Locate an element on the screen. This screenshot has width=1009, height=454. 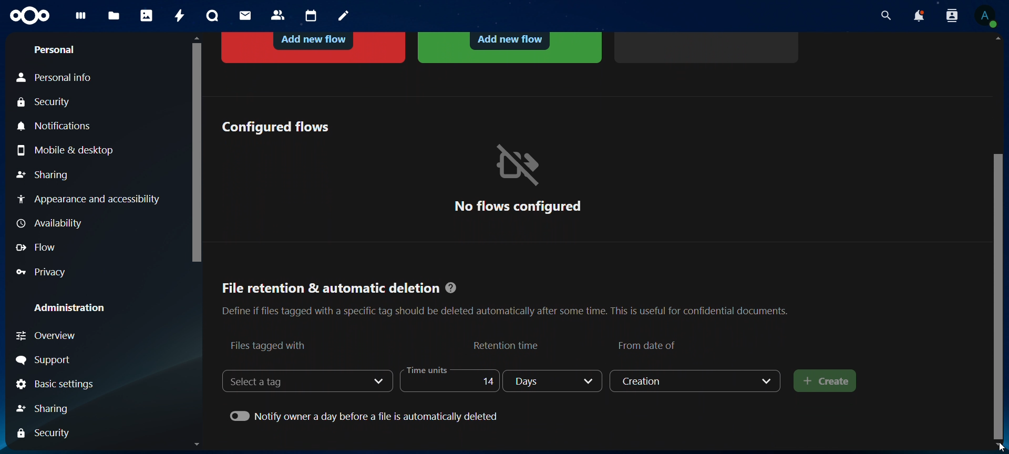
block access to a file is located at coordinates (315, 46).